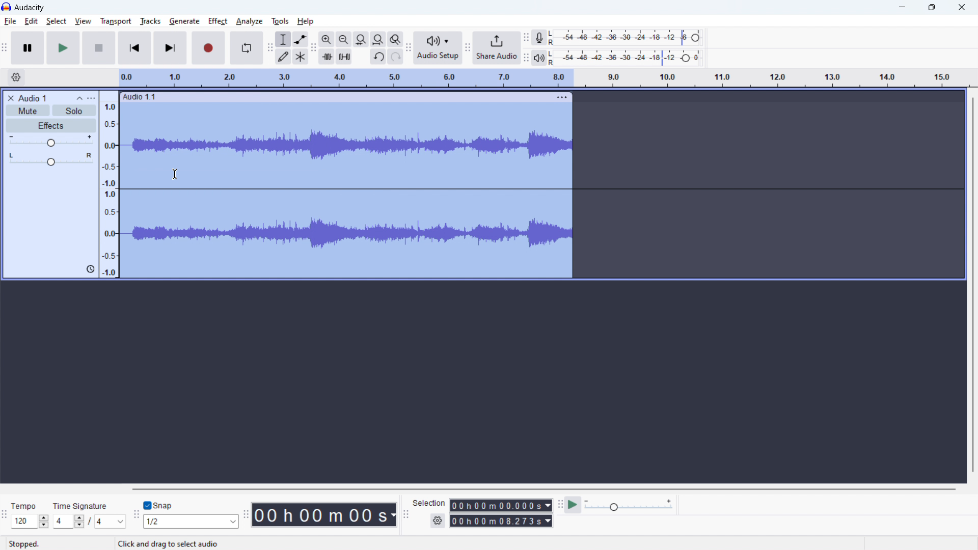 Image resolution: width=978 pixels, height=550 pixels. I want to click on share audio, so click(497, 48).